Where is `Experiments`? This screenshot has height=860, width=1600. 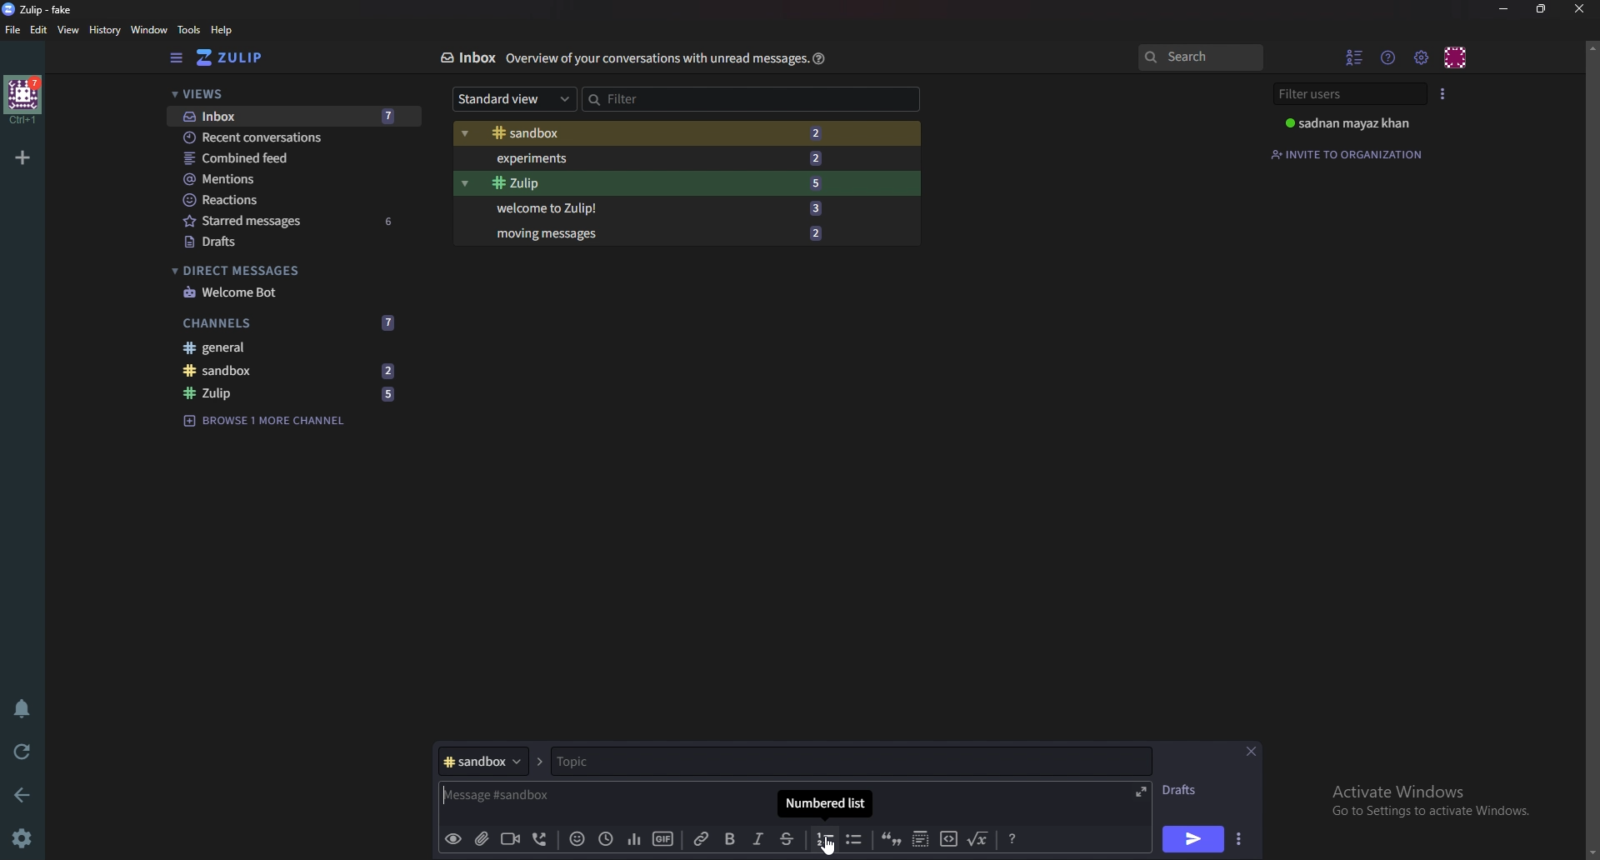
Experiments is located at coordinates (658, 157).